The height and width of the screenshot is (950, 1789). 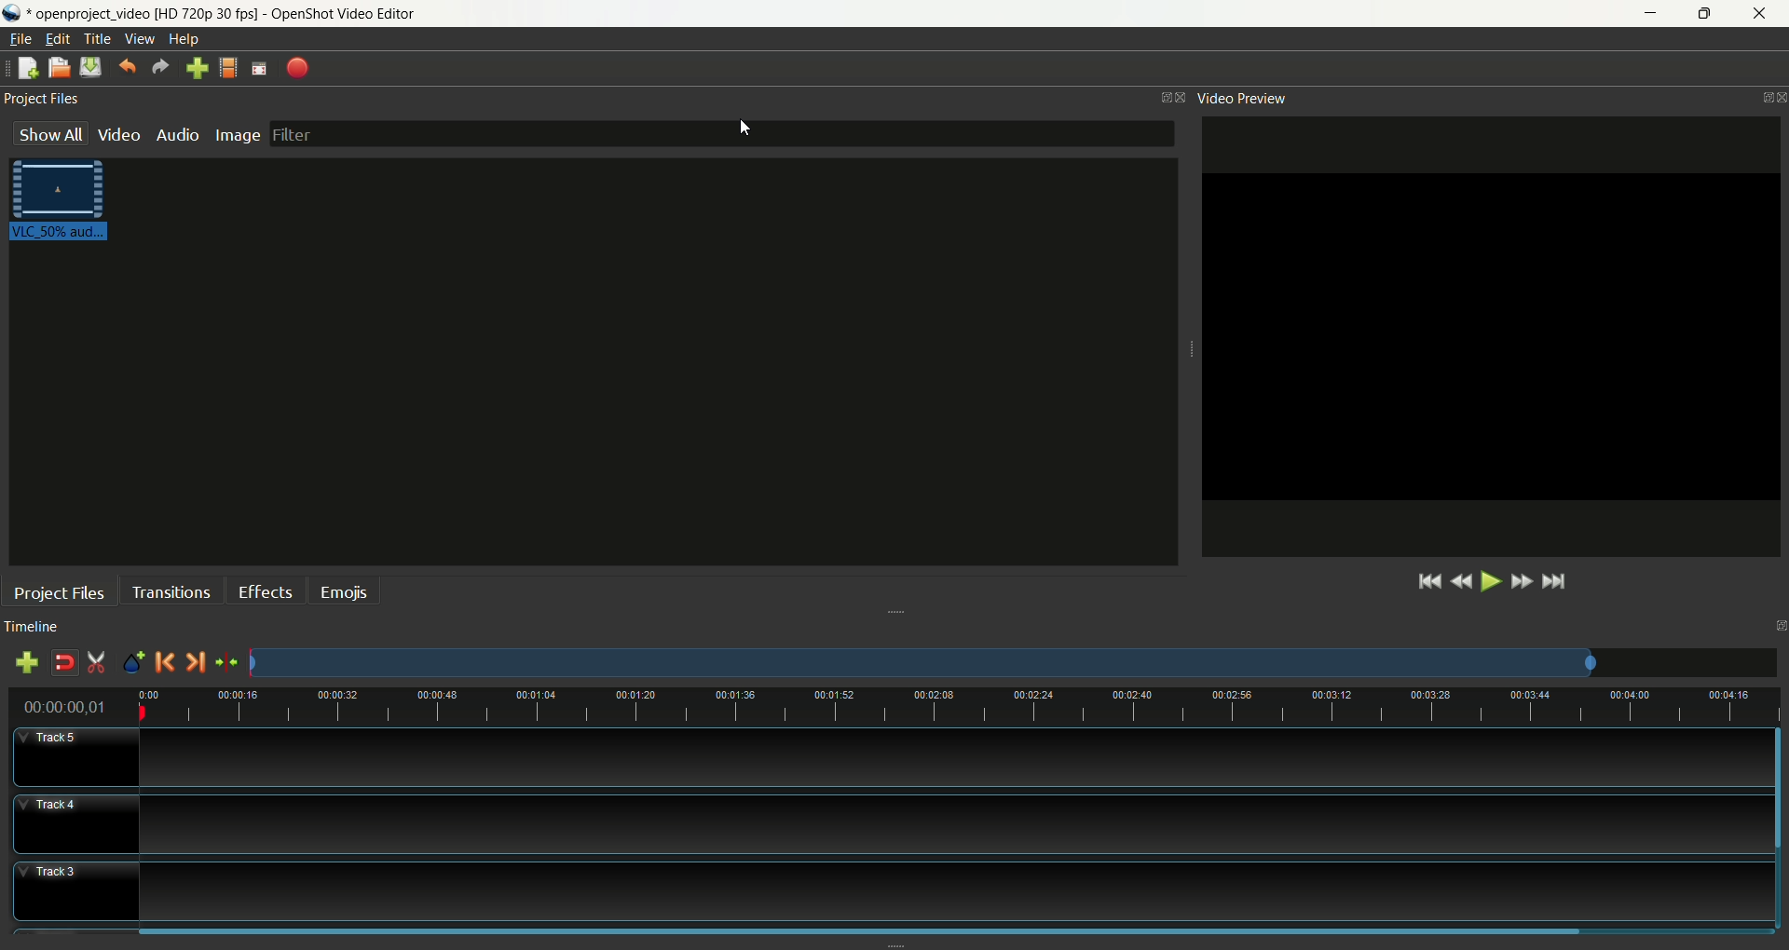 What do you see at coordinates (1708, 15) in the screenshot?
I see `maximize` at bounding box center [1708, 15].